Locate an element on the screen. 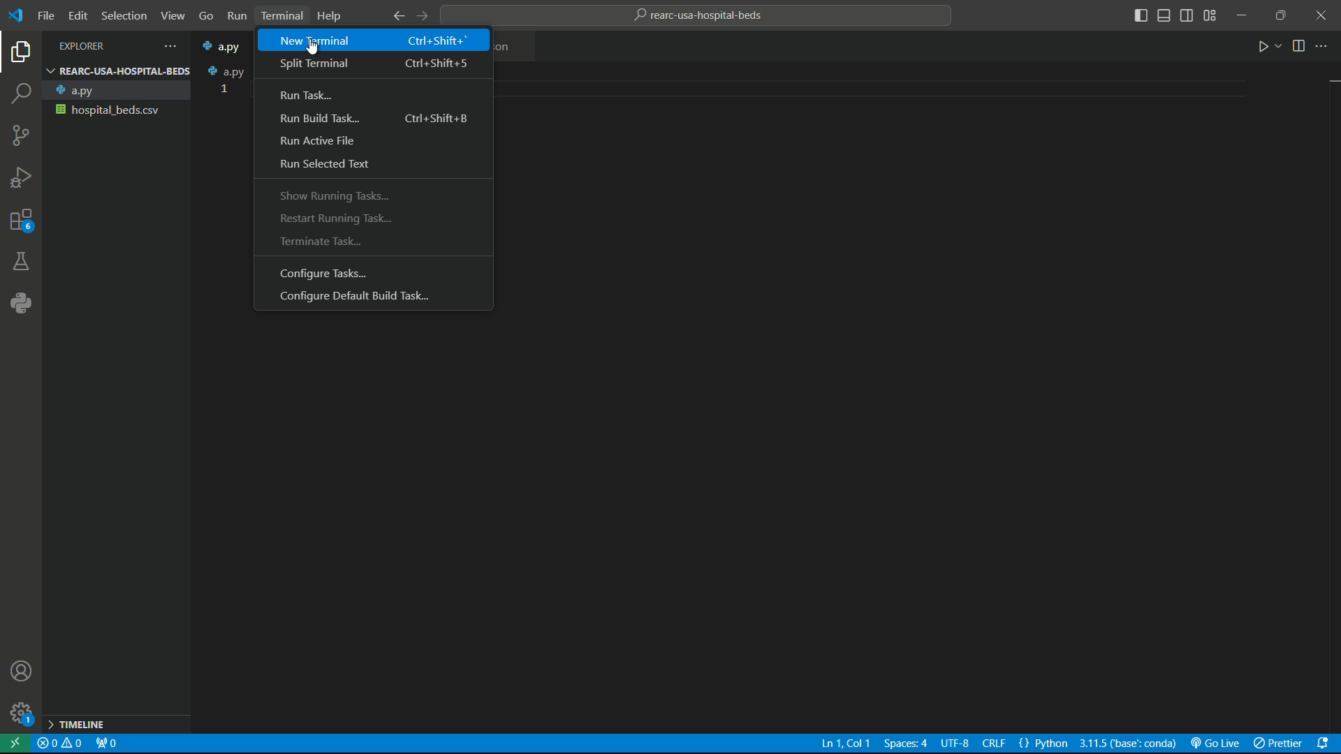 This screenshot has height=754, width=1341. notification is located at coordinates (1328, 746).